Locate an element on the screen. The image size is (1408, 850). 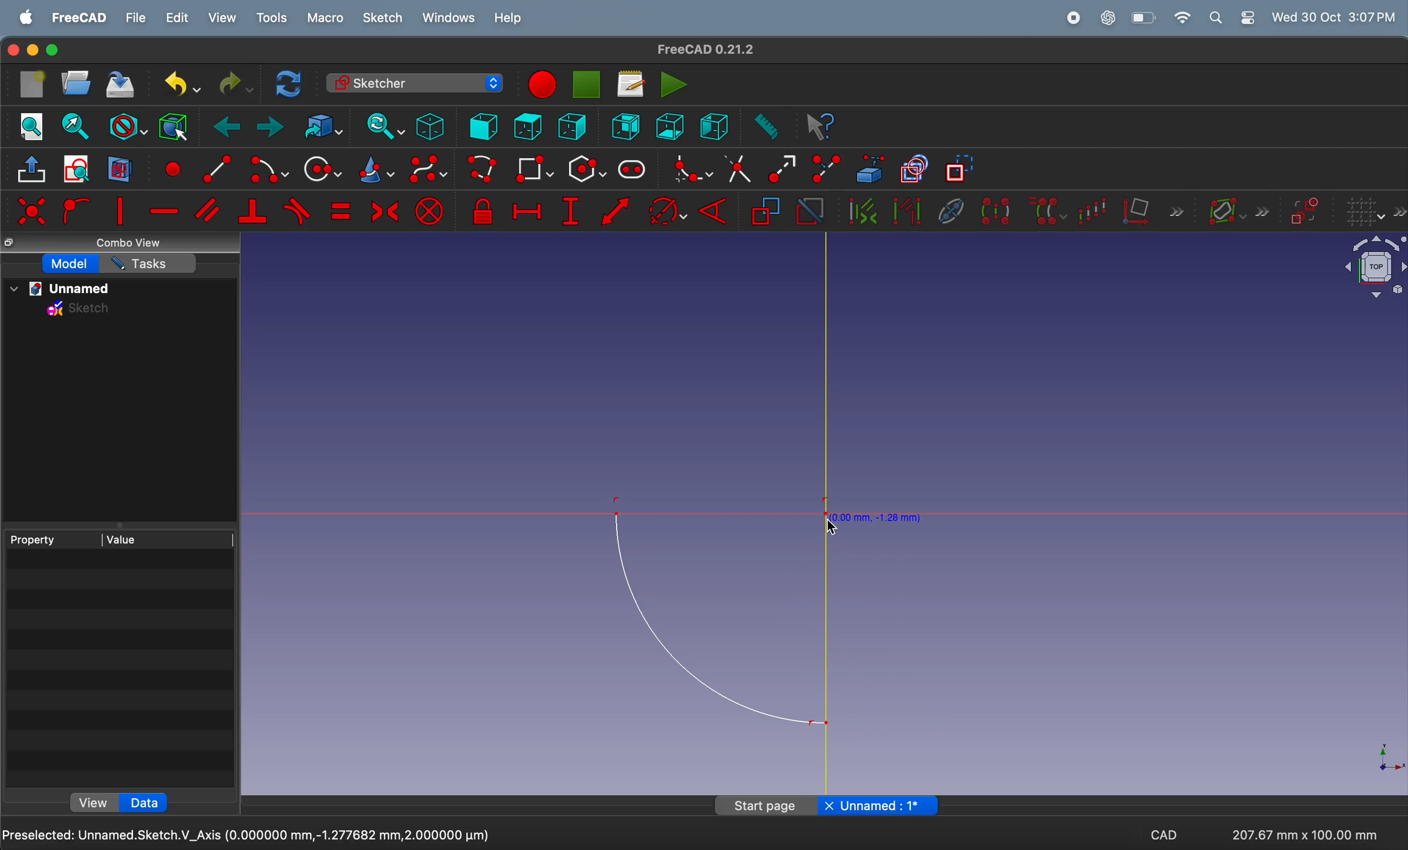
windows is located at coordinates (449, 18).